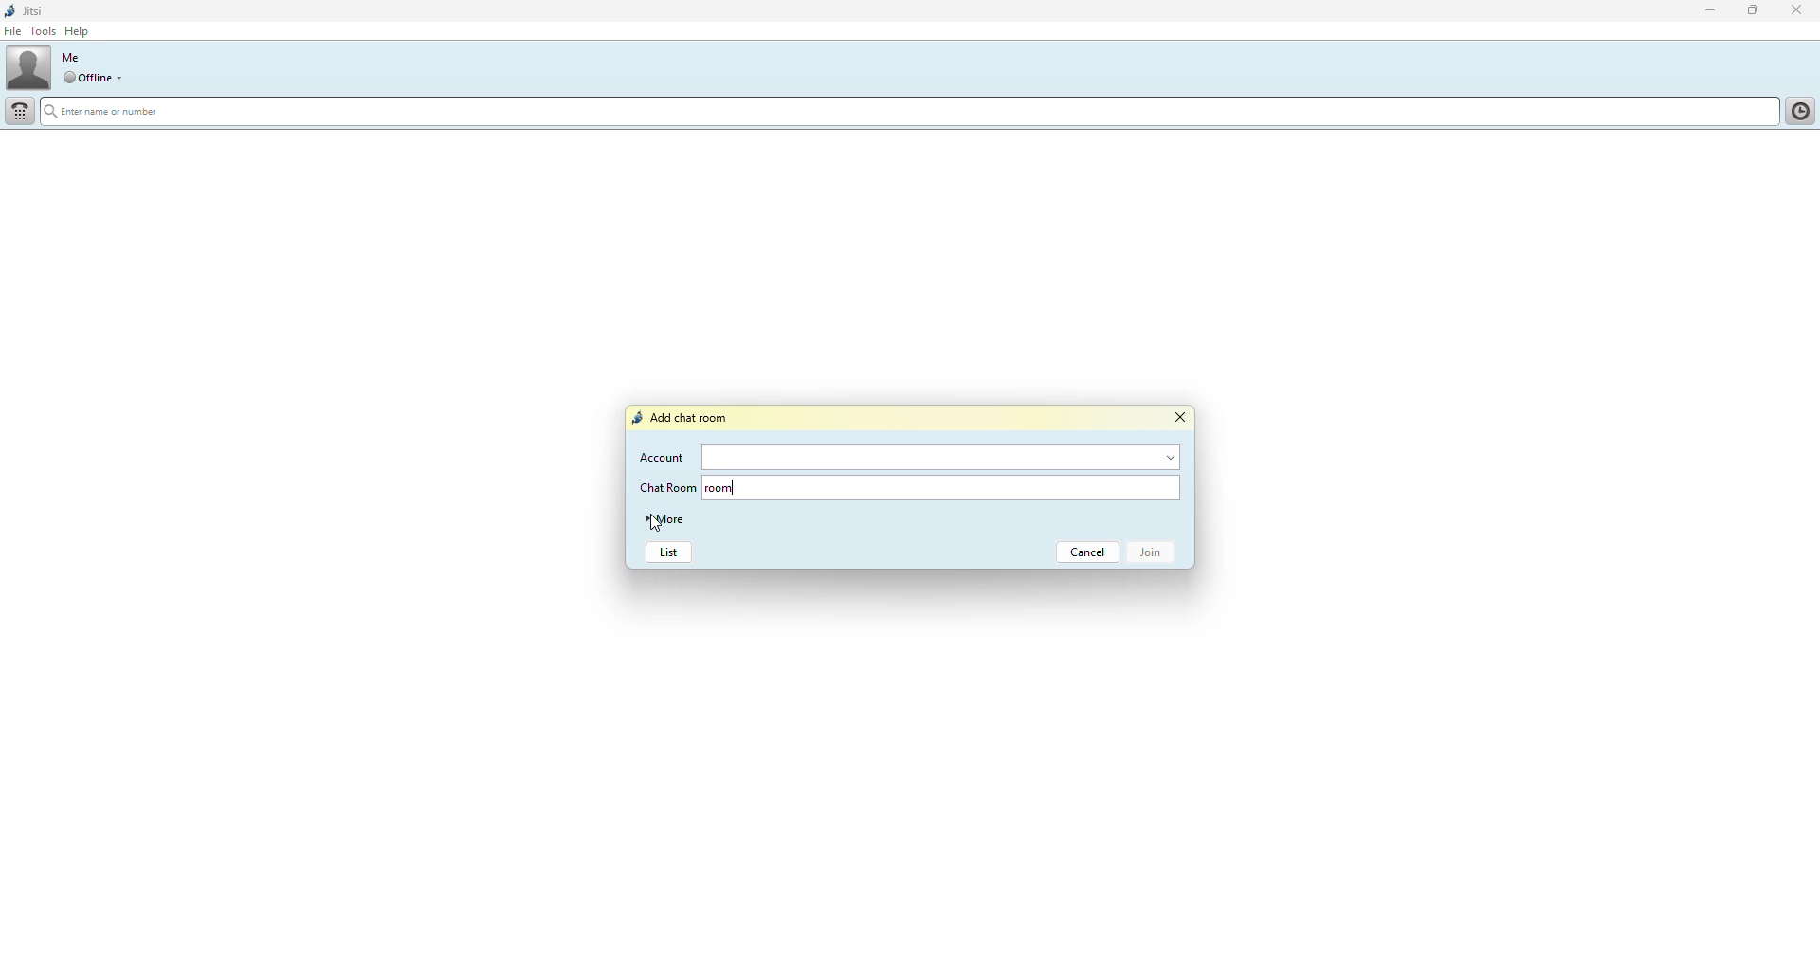 This screenshot has height=978, width=1820. What do you see at coordinates (70, 57) in the screenshot?
I see `me` at bounding box center [70, 57].